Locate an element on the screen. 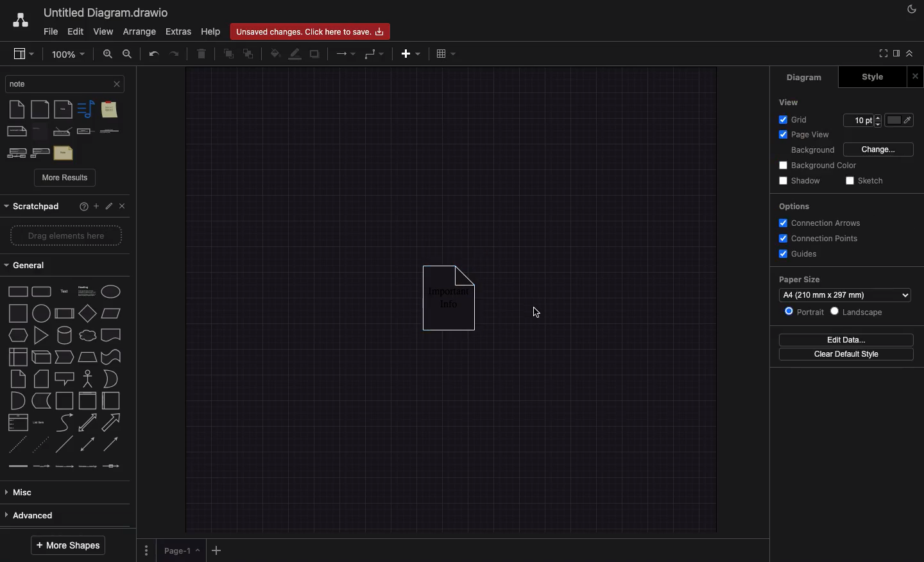 Image resolution: width=924 pixels, height=562 pixels. Arrows is located at coordinates (344, 53).